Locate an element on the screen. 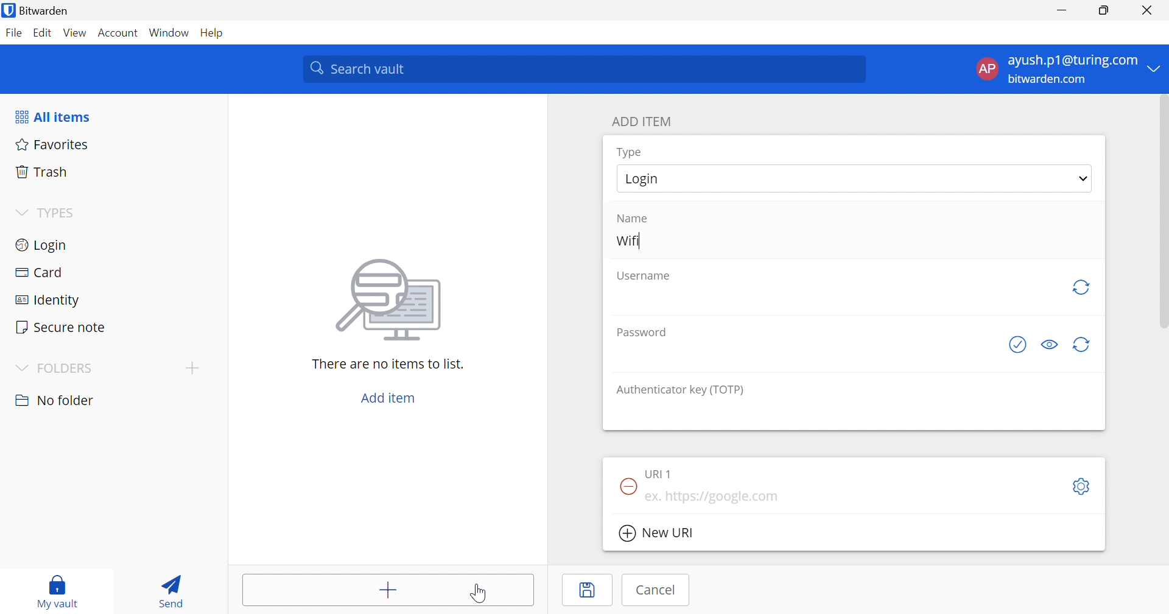 This screenshot has width=1169, height=614. Account is located at coordinates (119, 35).